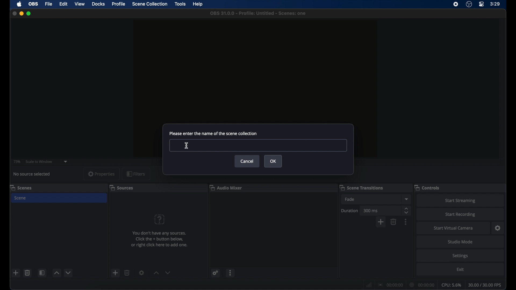 This screenshot has width=516, height=290. What do you see at coordinates (393, 222) in the screenshot?
I see `delete` at bounding box center [393, 222].